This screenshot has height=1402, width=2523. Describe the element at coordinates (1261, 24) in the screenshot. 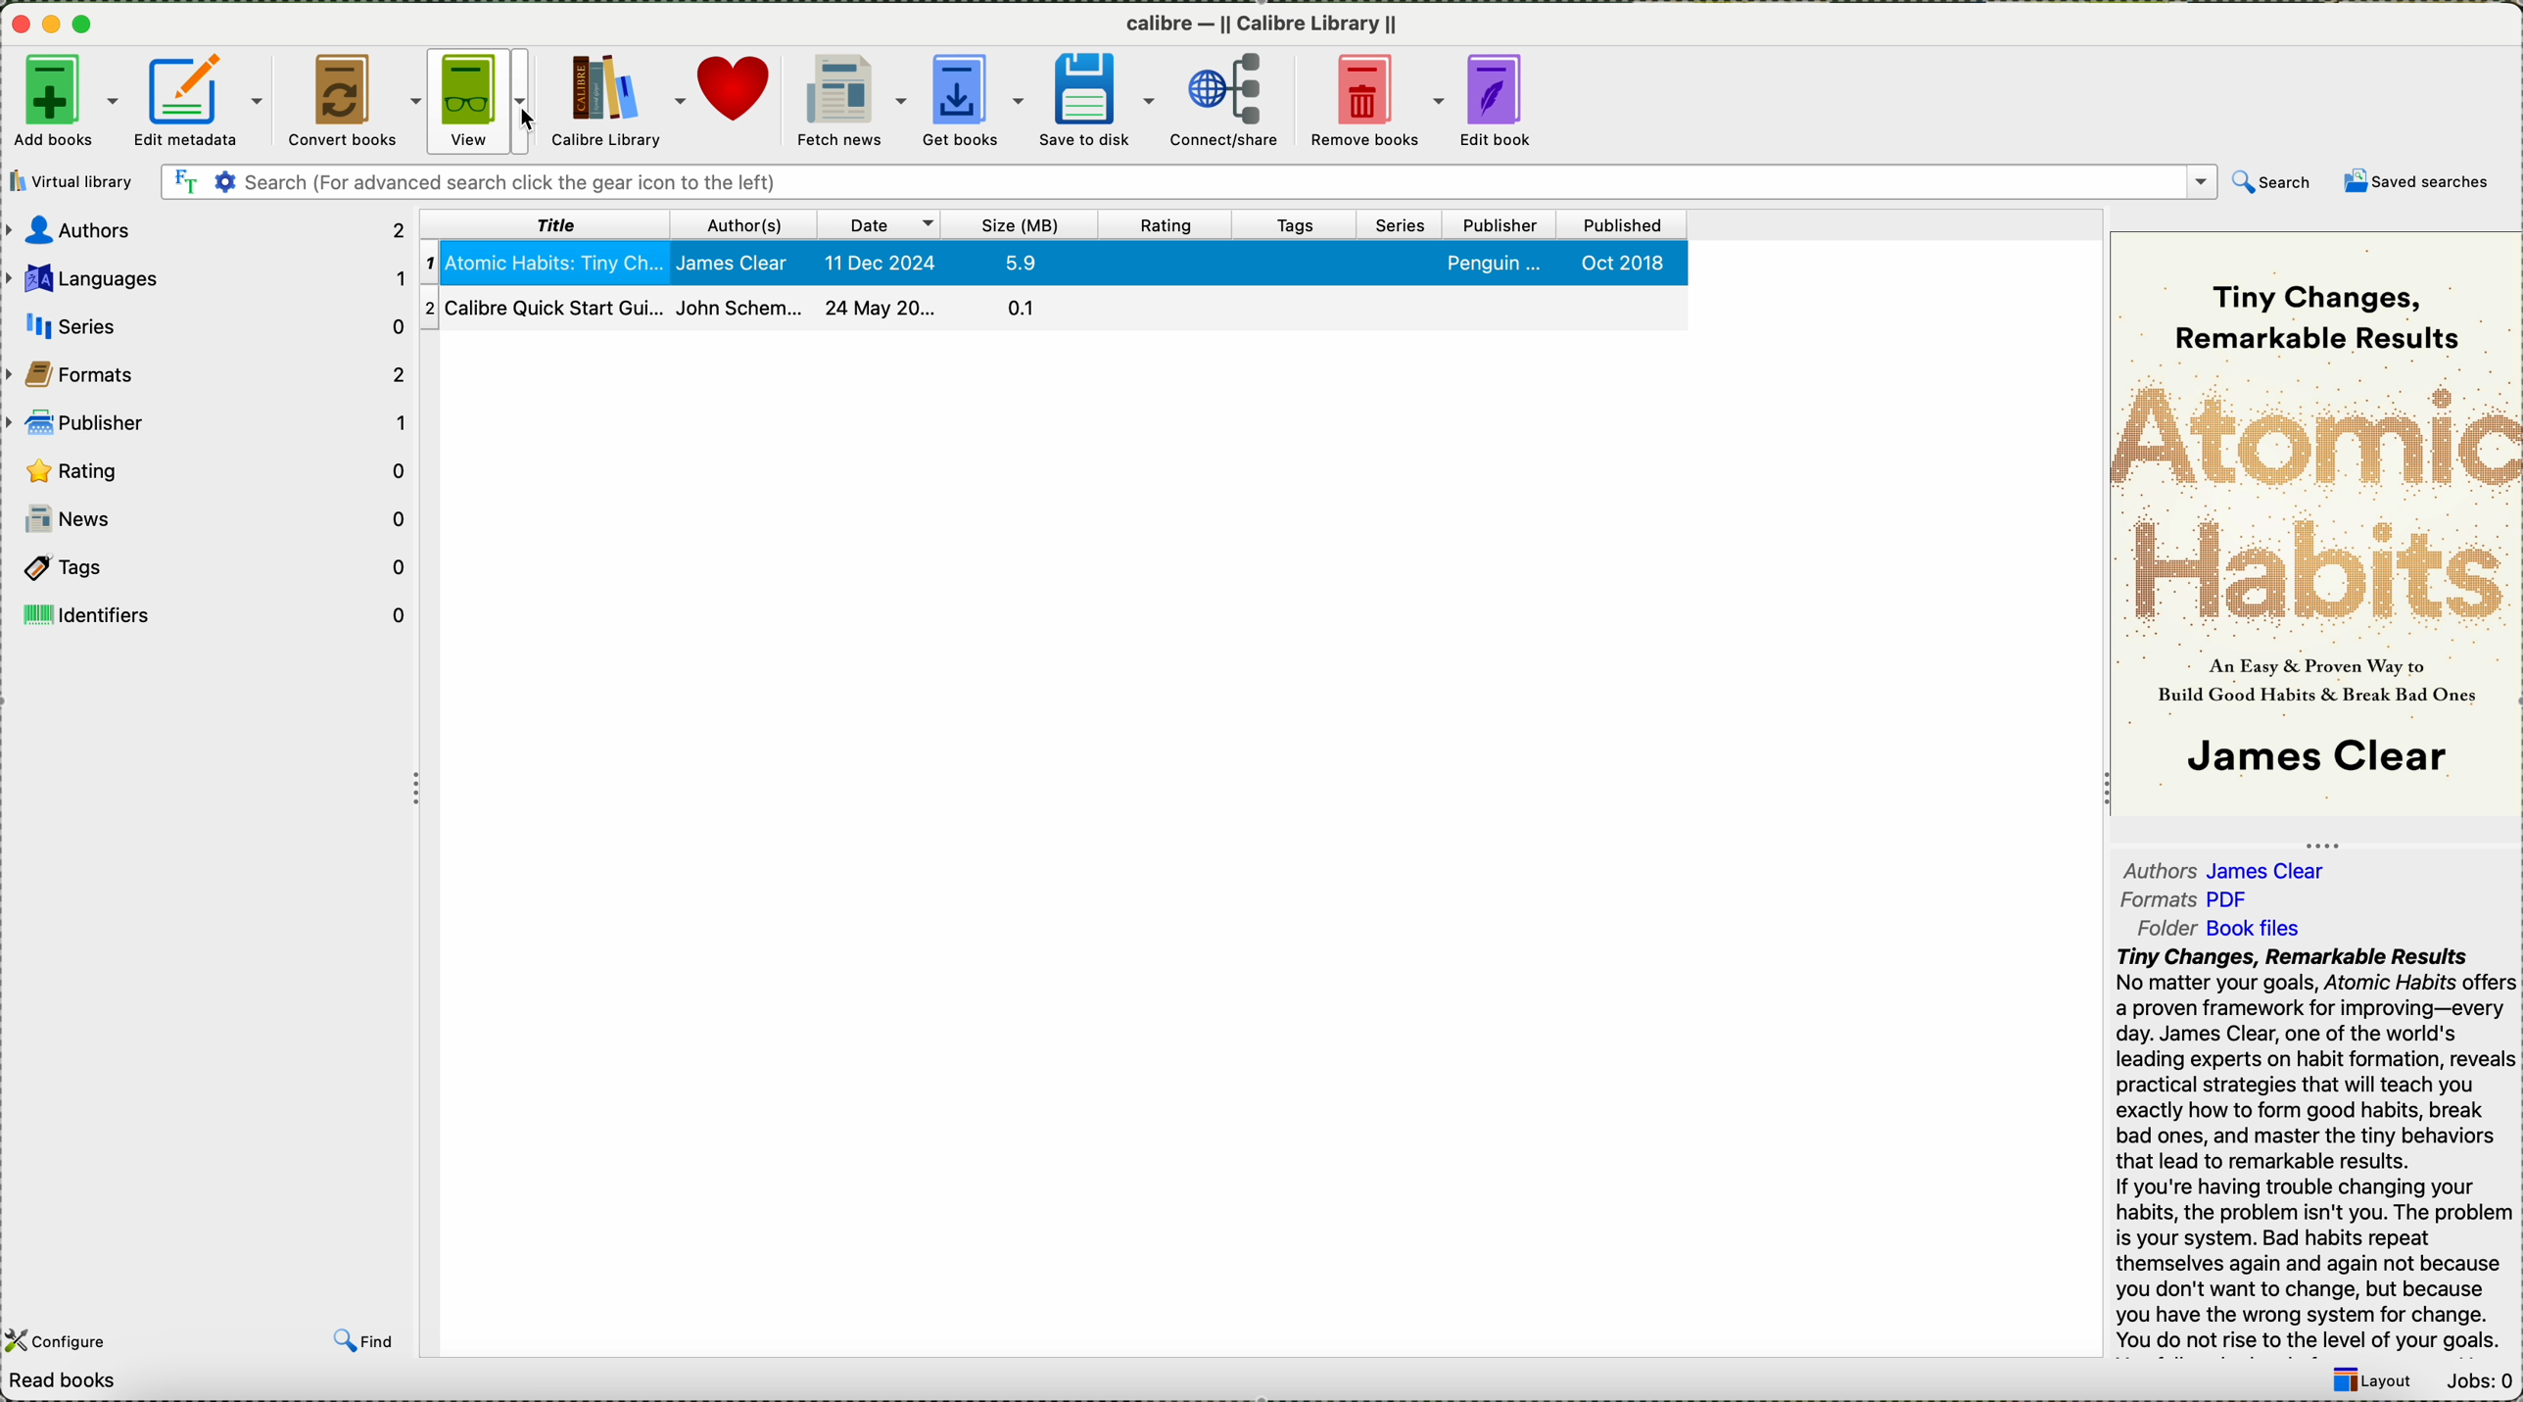

I see `Calibre callibre Library` at that location.